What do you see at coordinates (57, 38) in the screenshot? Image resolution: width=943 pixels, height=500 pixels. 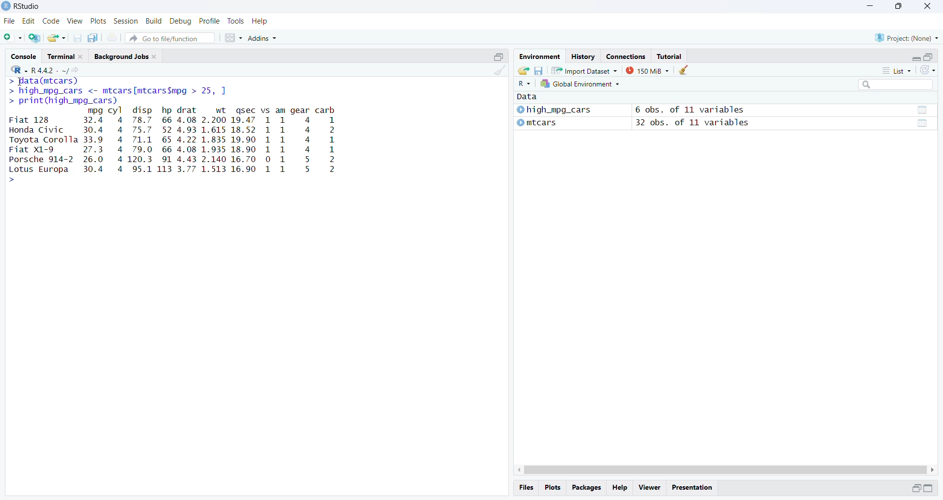 I see `open existing file` at bounding box center [57, 38].